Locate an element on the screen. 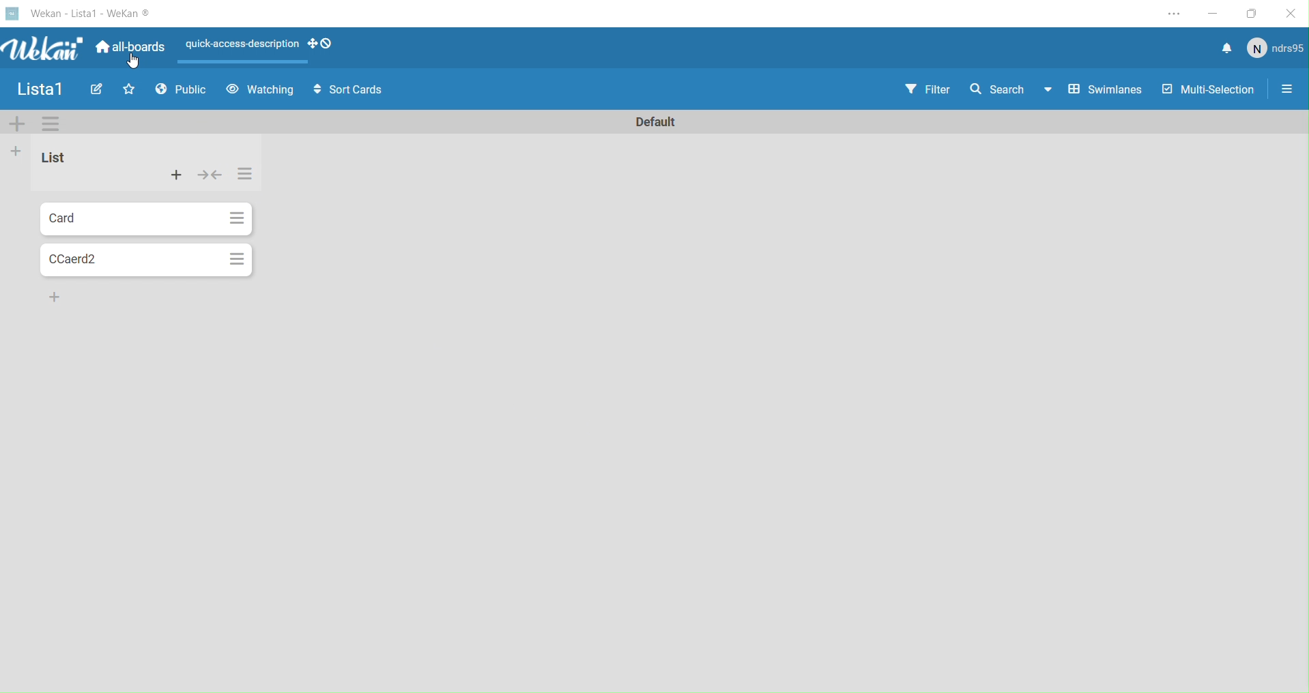 The width and height of the screenshot is (1309, 693). Search is located at coordinates (1007, 87).